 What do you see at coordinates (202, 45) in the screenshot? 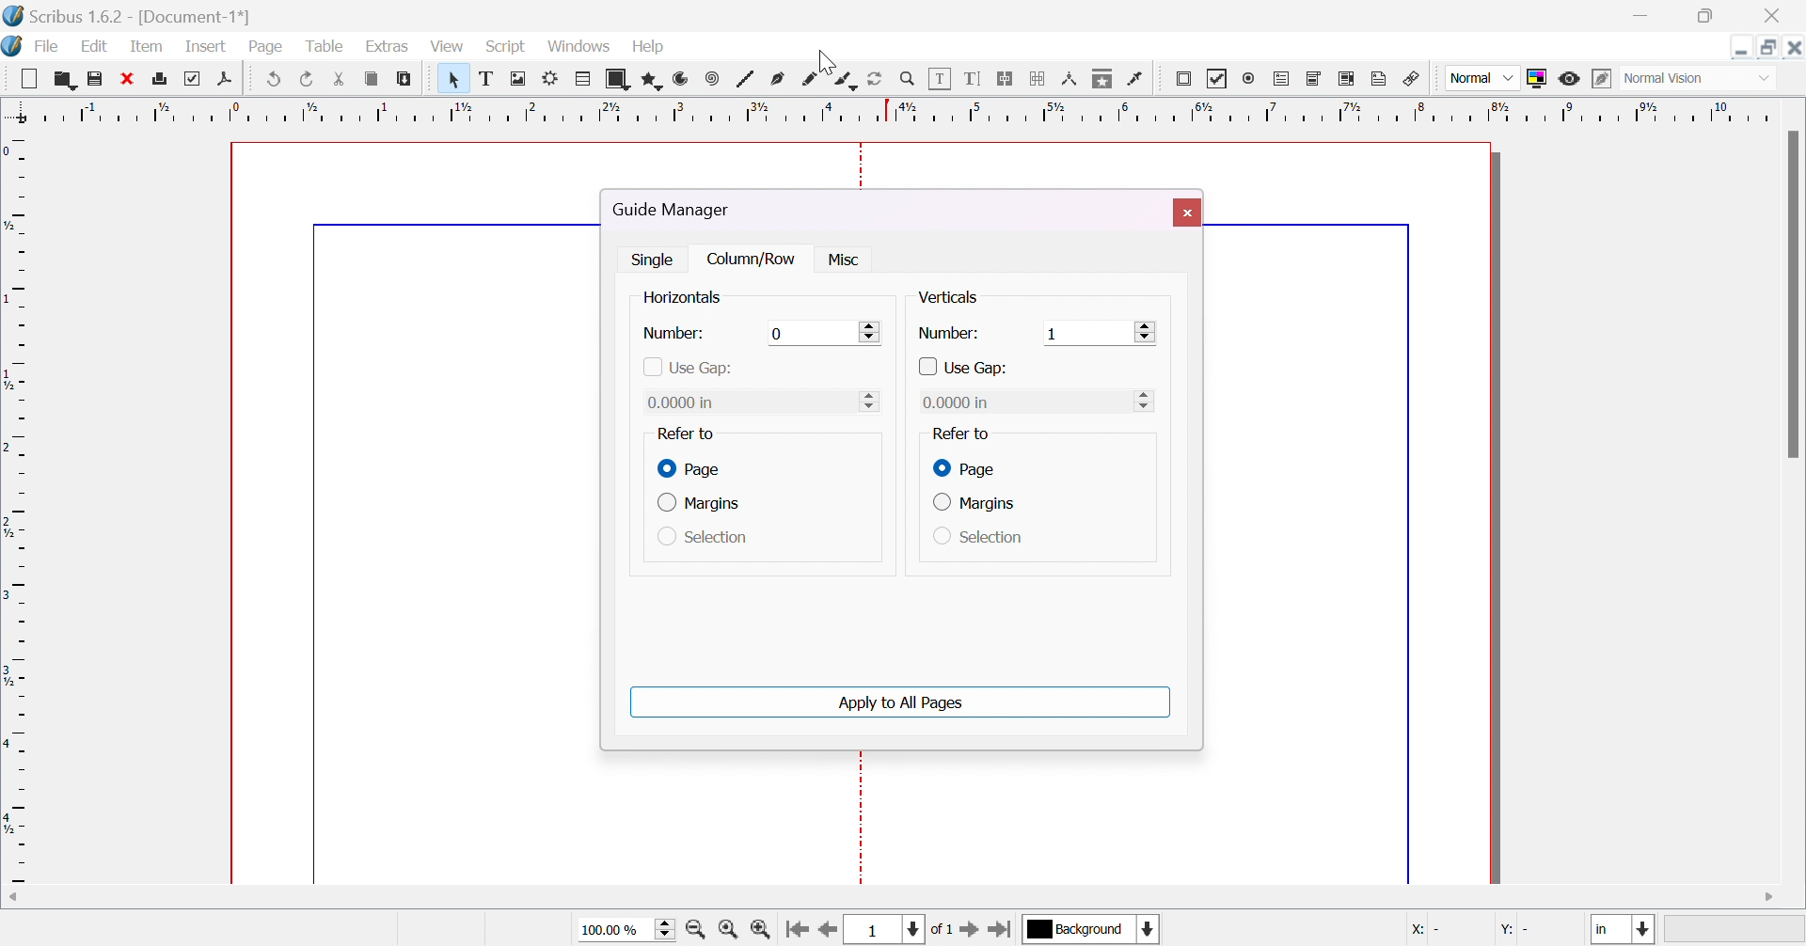
I see `insert` at bounding box center [202, 45].